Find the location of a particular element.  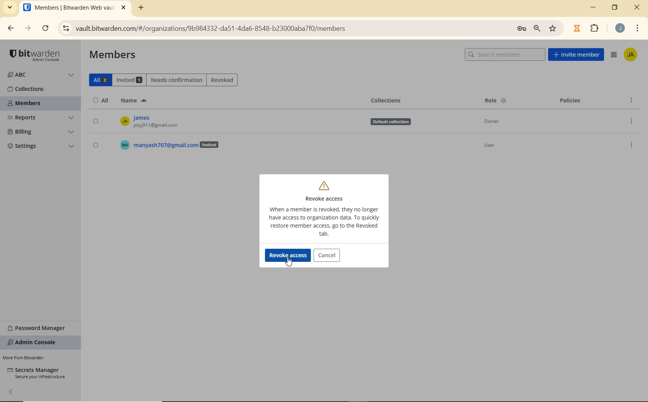

Defauit collection is located at coordinates (387, 122).